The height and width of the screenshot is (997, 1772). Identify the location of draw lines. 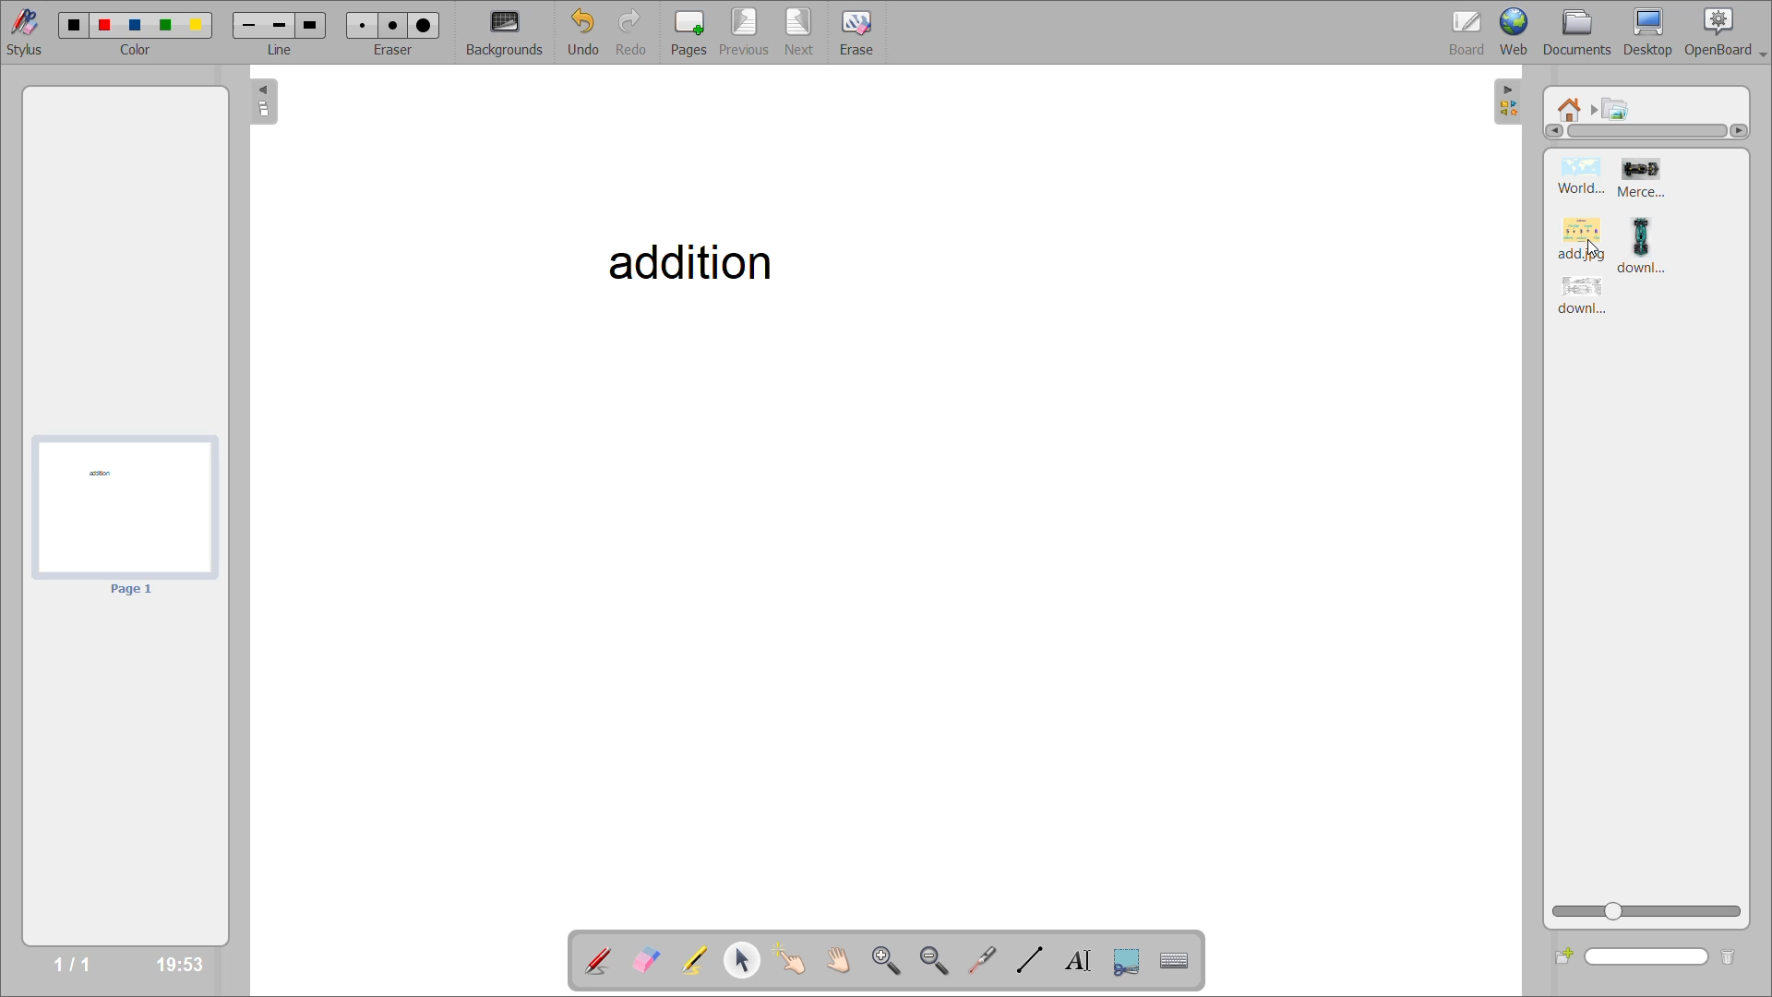
(1033, 962).